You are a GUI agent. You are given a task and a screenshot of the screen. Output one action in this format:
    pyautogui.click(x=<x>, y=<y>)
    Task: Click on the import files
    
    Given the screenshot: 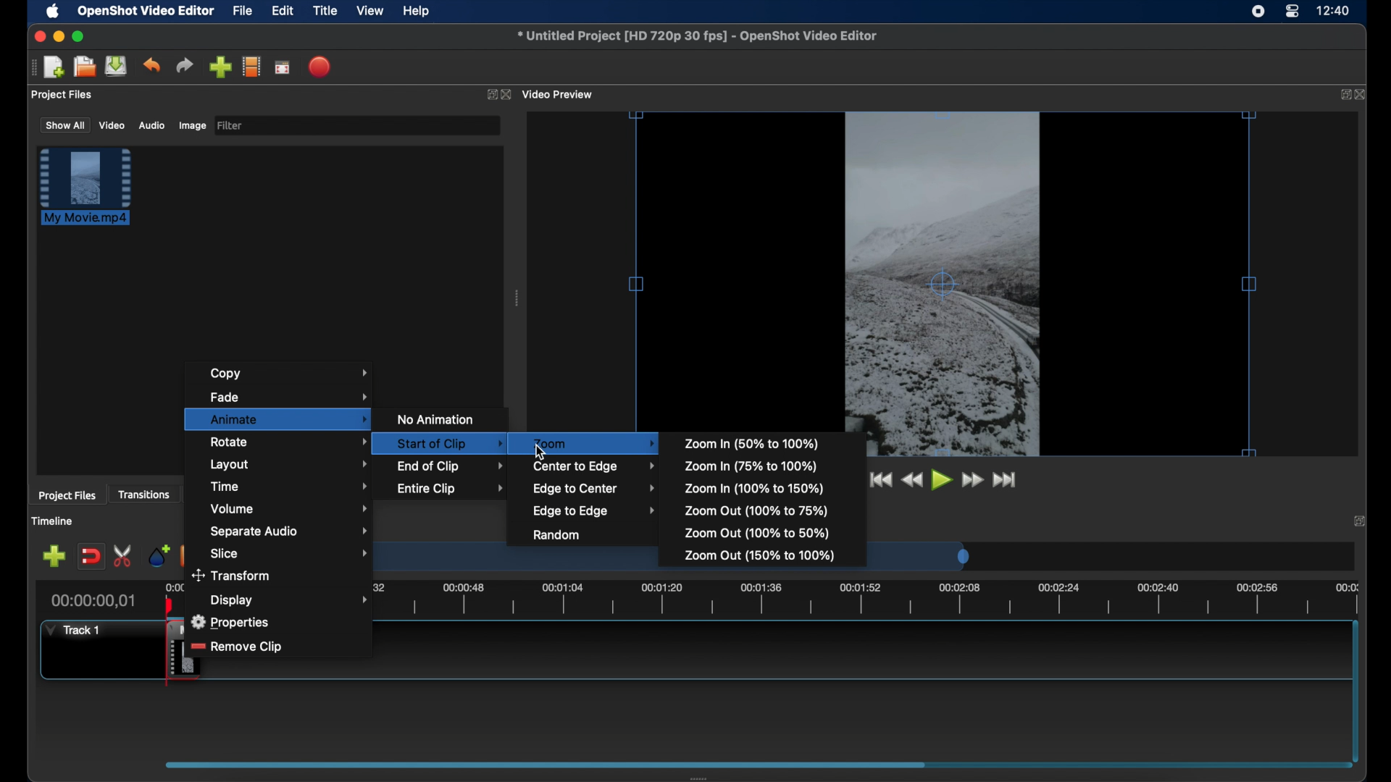 What is the action you would take?
    pyautogui.click(x=220, y=67)
    